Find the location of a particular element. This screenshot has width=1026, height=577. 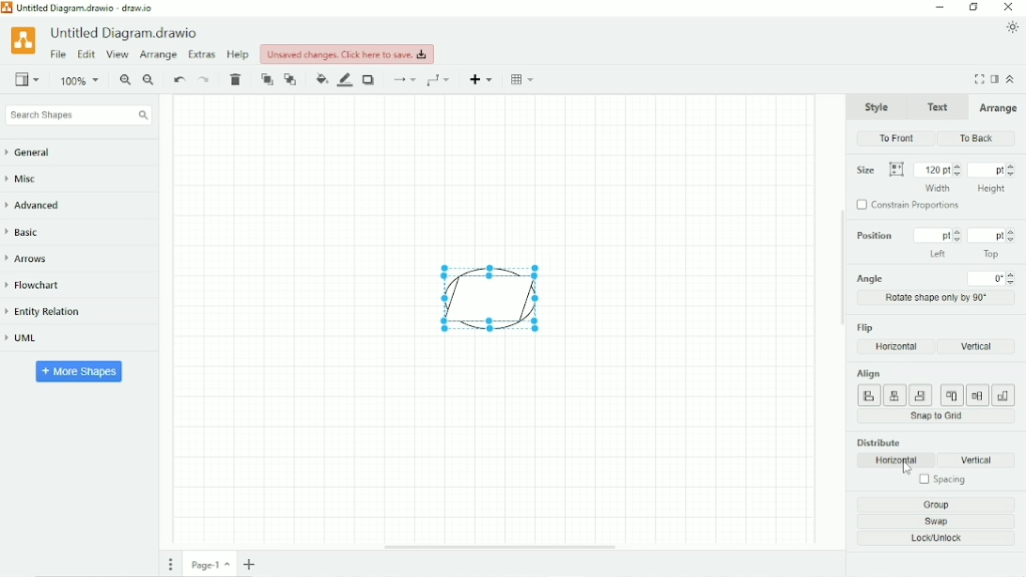

Format is located at coordinates (995, 79).